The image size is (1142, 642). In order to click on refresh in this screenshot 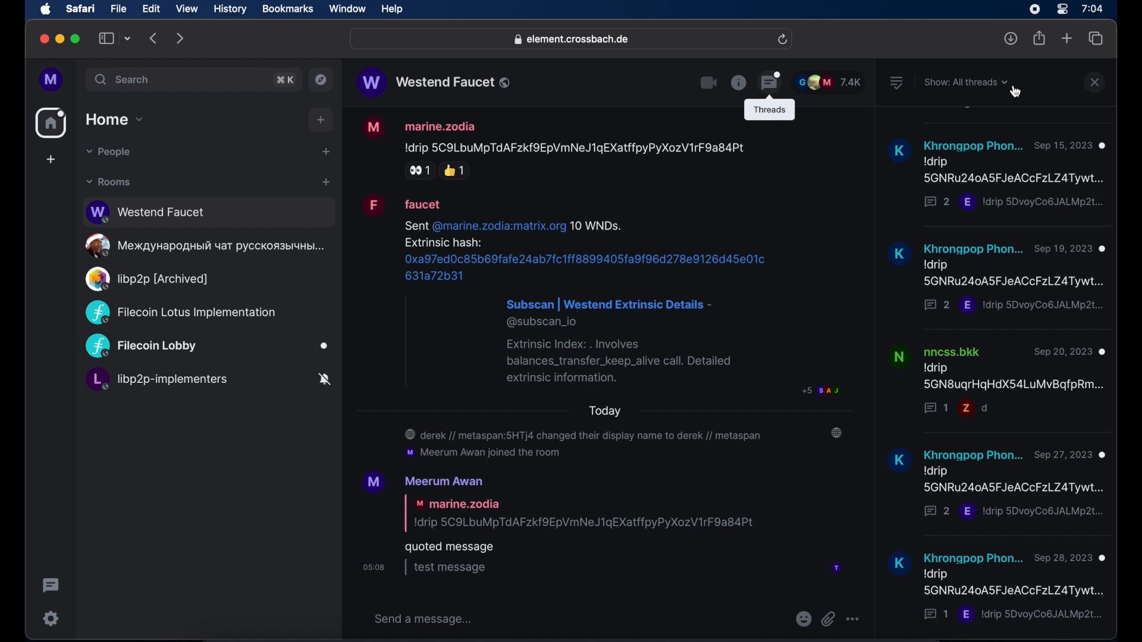, I will do `click(783, 39)`.